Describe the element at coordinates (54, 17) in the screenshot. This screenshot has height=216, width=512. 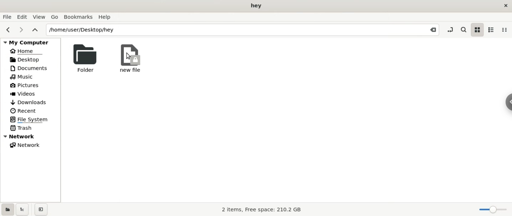
I see `Go` at that location.